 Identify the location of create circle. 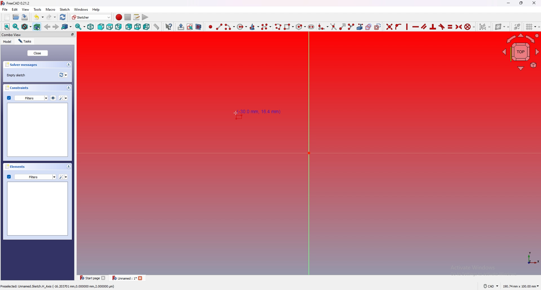
(242, 27).